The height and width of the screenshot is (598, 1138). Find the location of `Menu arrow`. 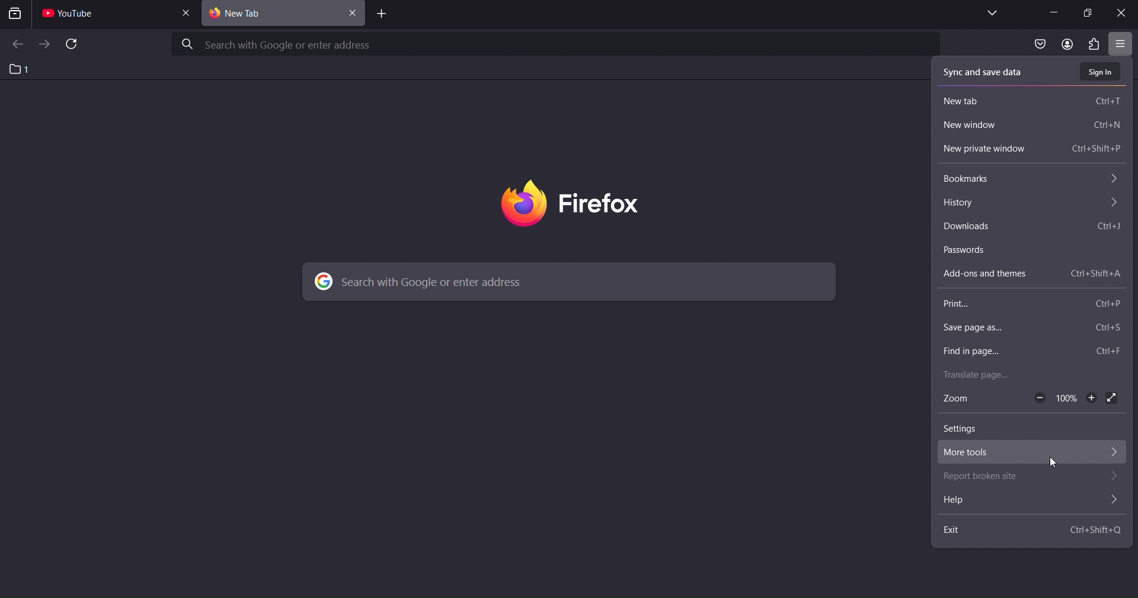

Menu arrow is located at coordinates (1114, 205).